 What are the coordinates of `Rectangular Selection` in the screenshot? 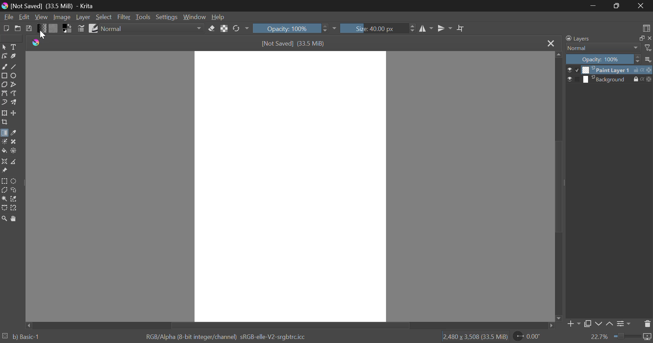 It's located at (5, 181).